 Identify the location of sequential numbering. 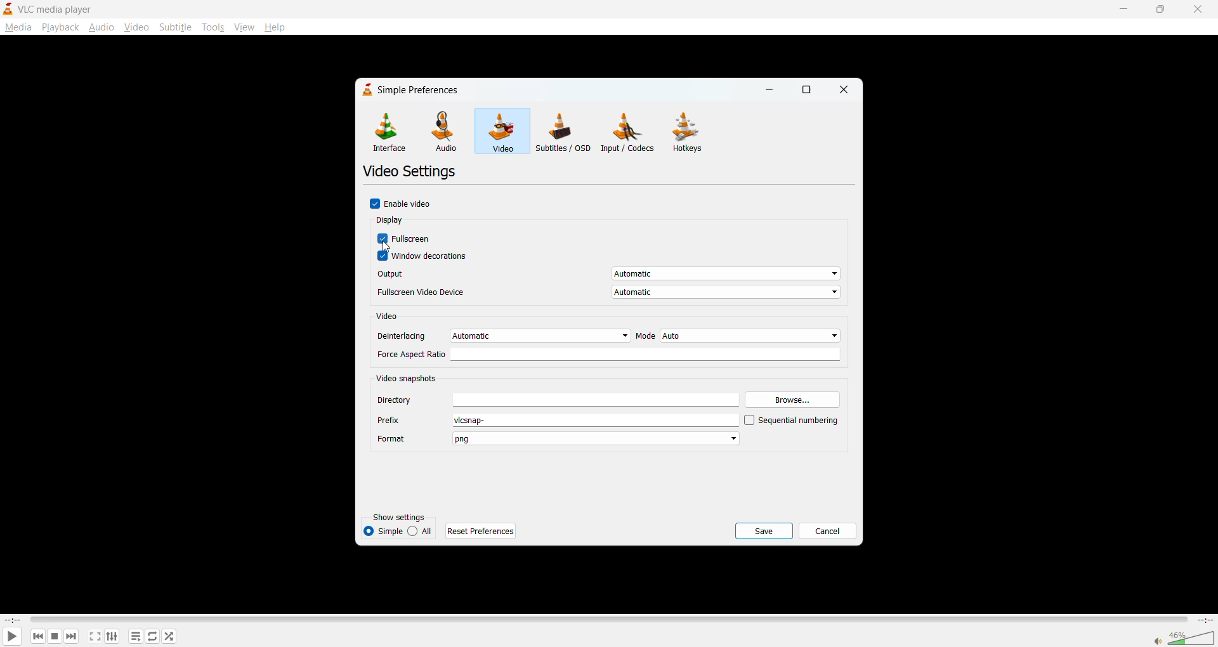
(791, 421).